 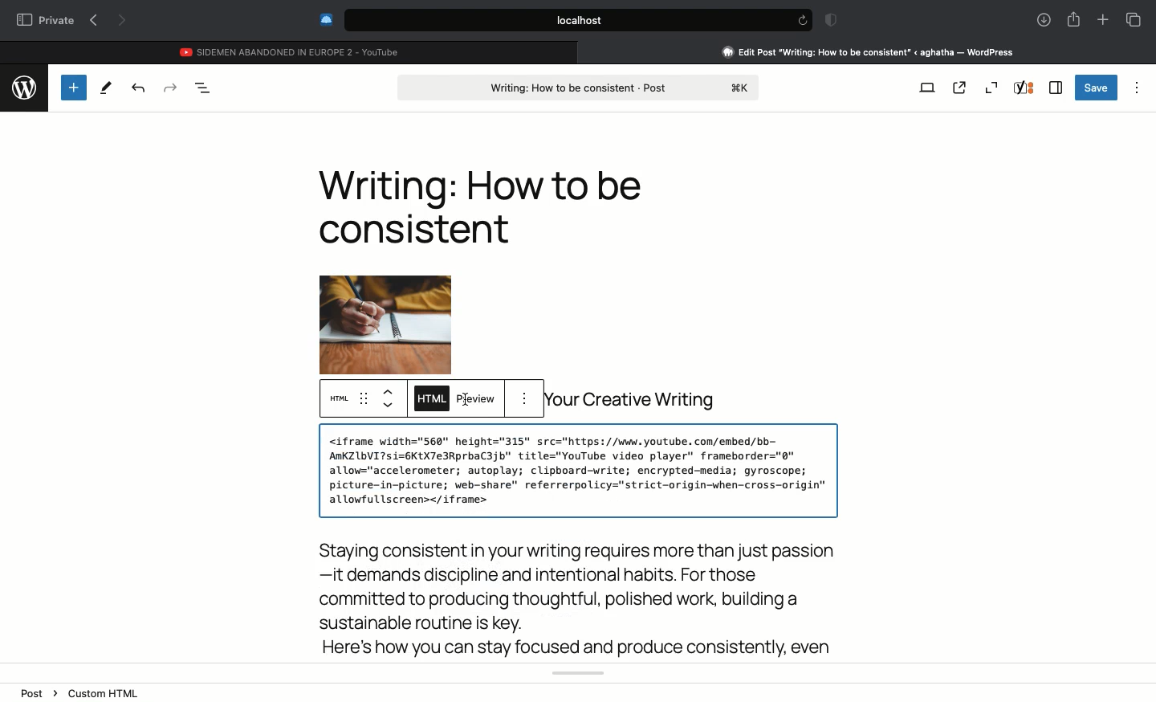 I want to click on Sidebar, so click(x=1056, y=88).